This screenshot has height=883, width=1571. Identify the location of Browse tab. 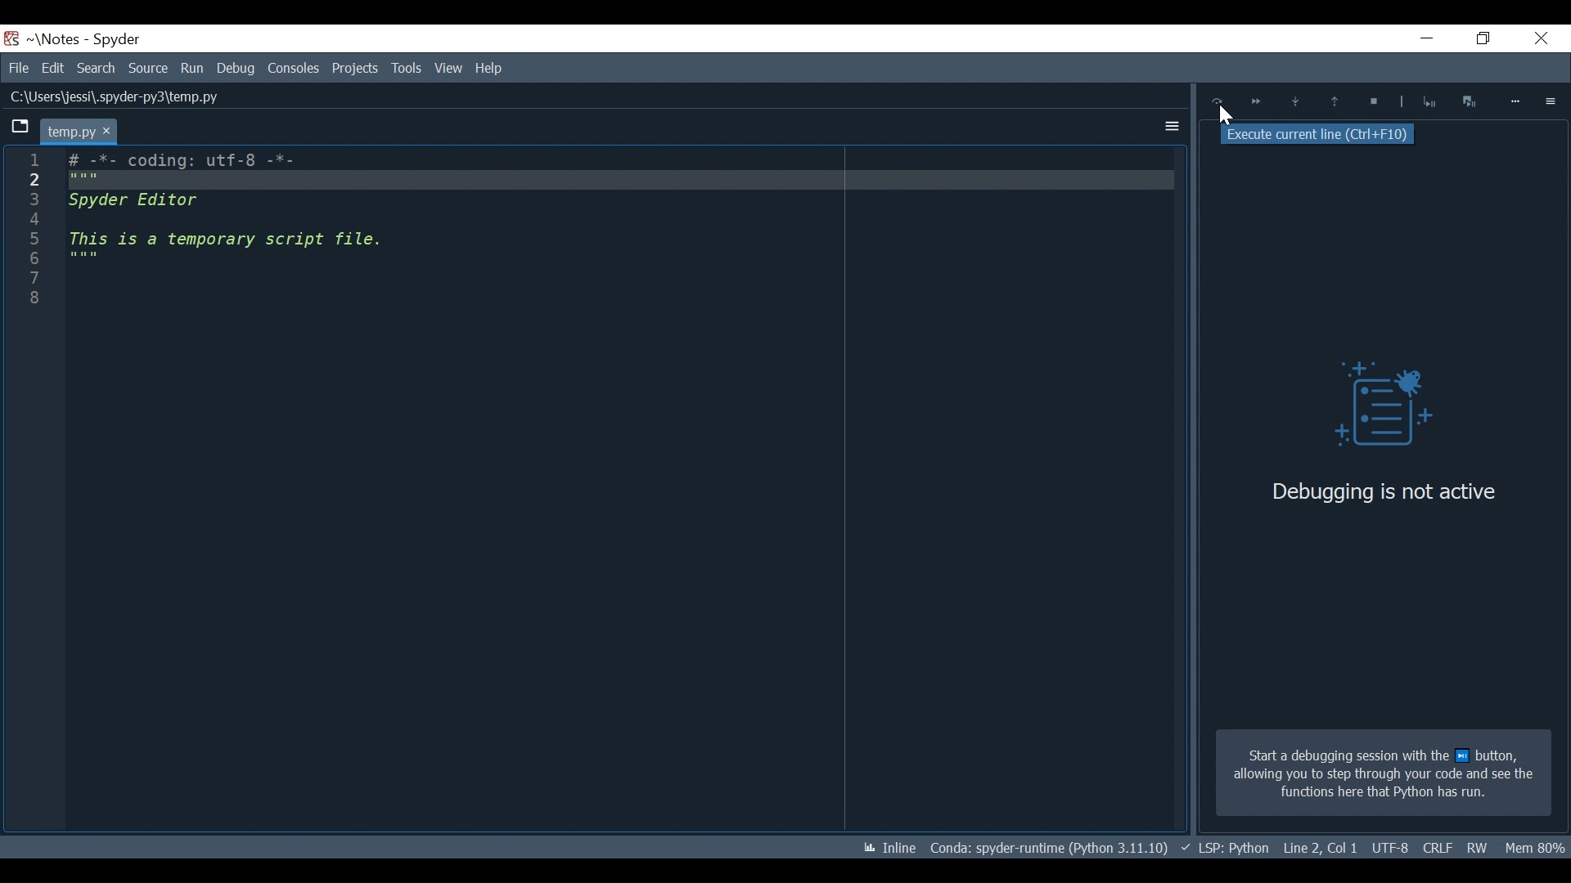
(20, 128).